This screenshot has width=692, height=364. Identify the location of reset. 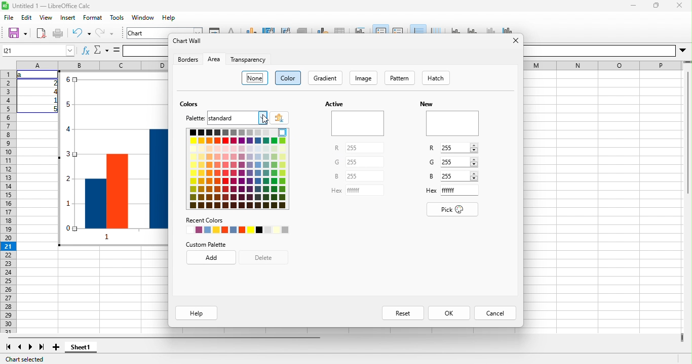
(403, 313).